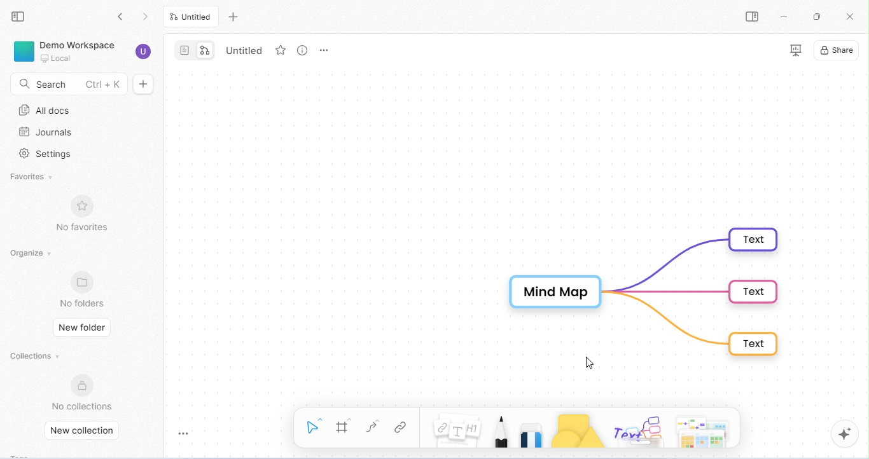 The width and height of the screenshot is (869, 459). I want to click on edgeless mode, so click(205, 49).